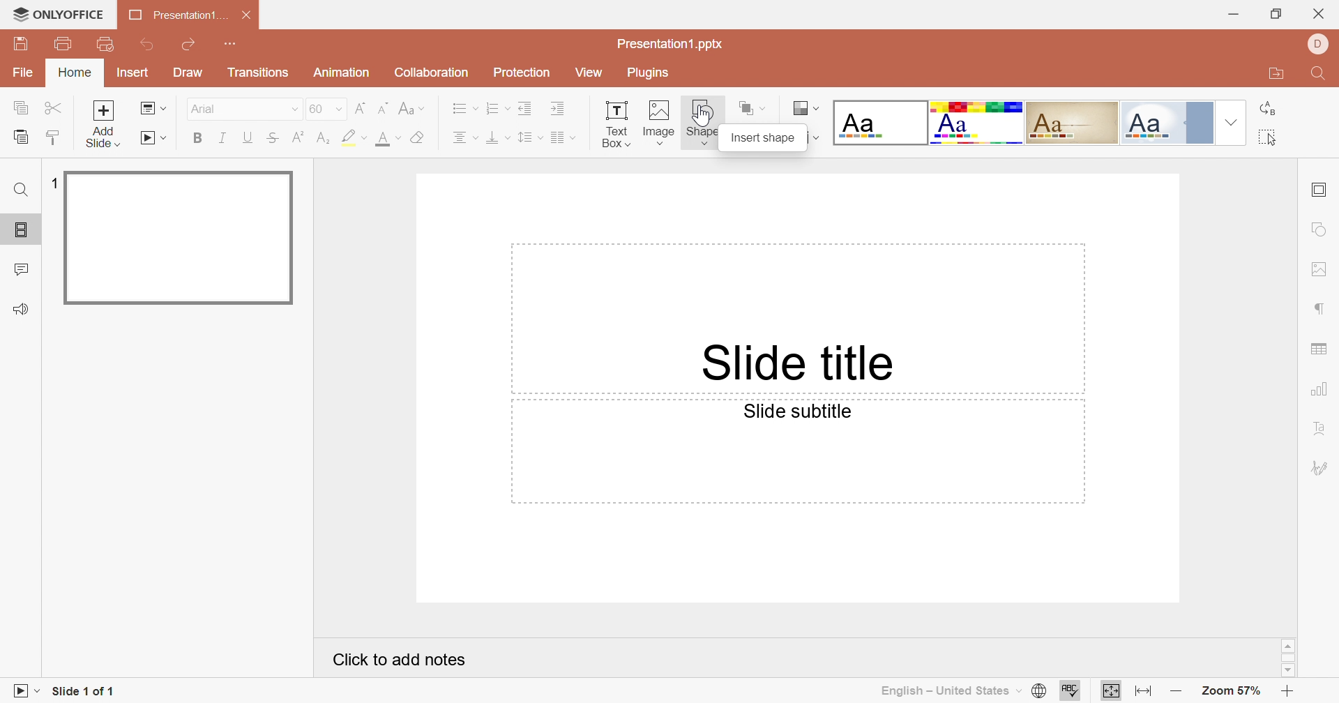 This screenshot has height=703, width=1339. Describe the element at coordinates (154, 109) in the screenshot. I see `Change slide layout` at that location.